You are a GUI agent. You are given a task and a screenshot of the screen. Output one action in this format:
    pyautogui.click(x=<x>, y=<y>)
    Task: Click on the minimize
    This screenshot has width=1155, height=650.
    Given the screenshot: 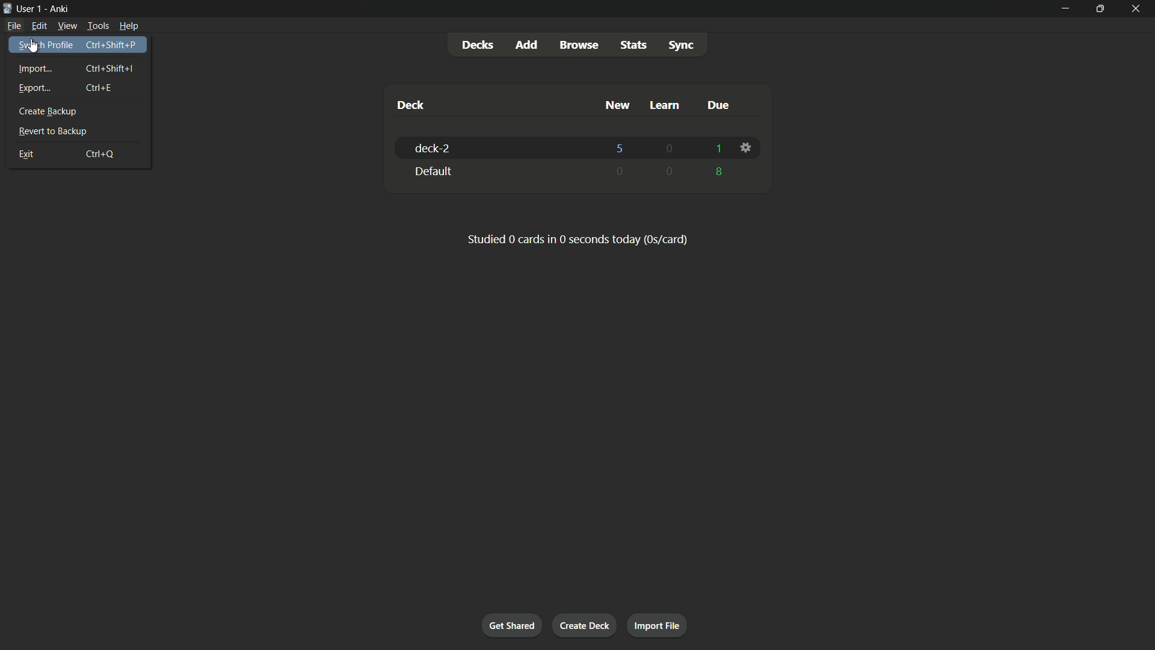 What is the action you would take?
    pyautogui.click(x=1065, y=9)
    